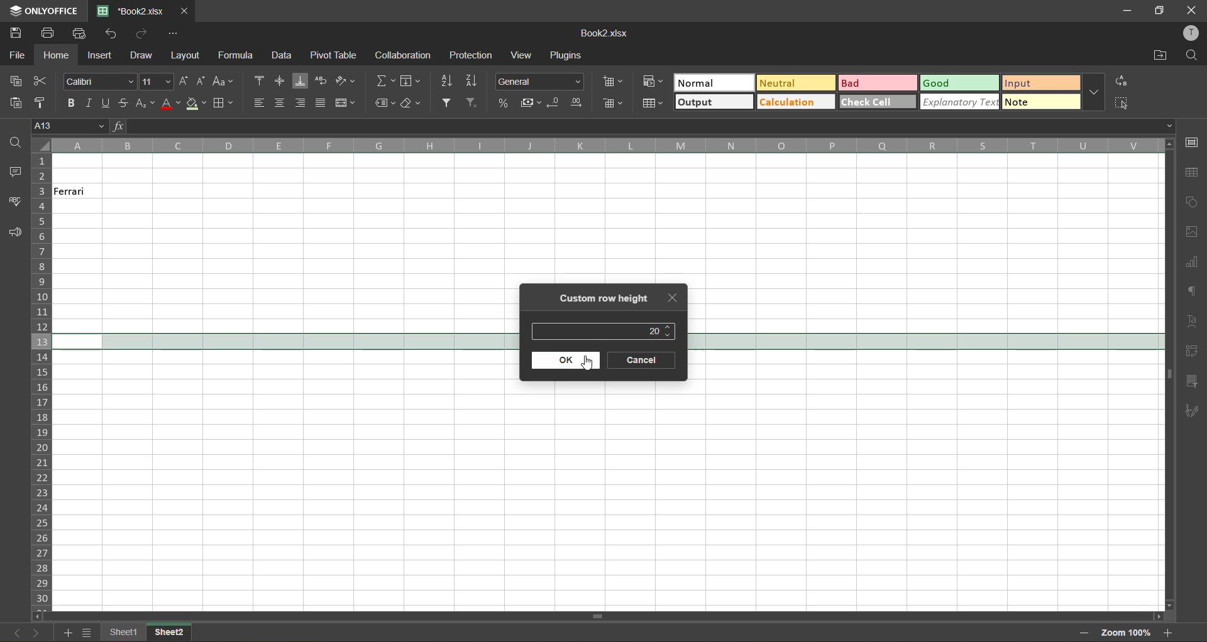 This screenshot has width=1207, height=642. I want to click on explanatory text, so click(961, 101).